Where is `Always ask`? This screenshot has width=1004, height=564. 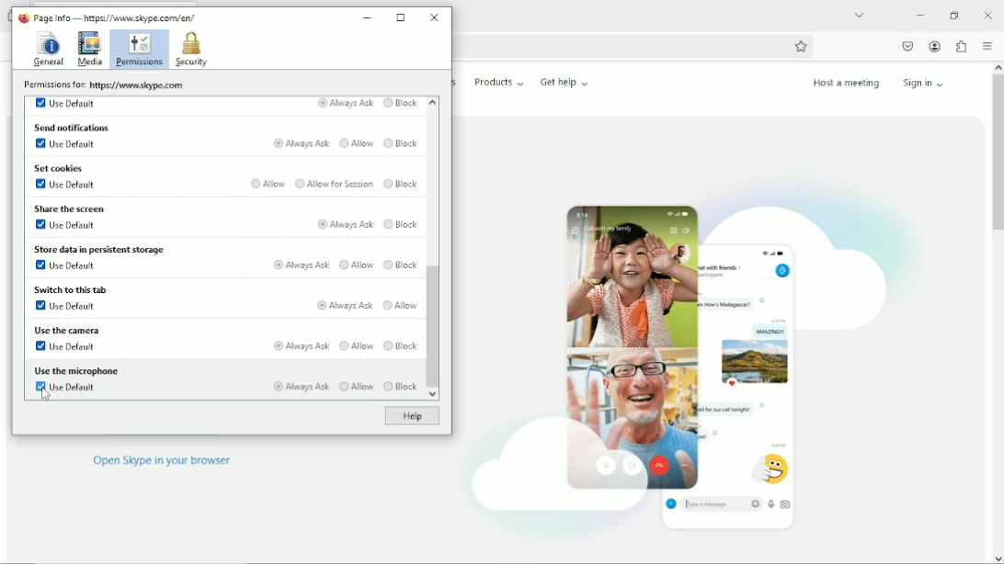
Always ask is located at coordinates (345, 305).